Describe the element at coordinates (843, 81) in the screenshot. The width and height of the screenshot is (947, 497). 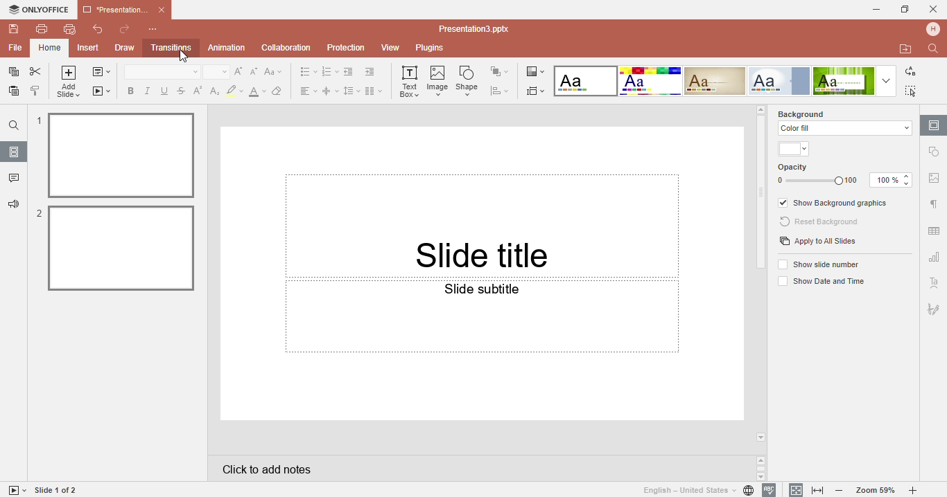
I see `Green leaf` at that location.